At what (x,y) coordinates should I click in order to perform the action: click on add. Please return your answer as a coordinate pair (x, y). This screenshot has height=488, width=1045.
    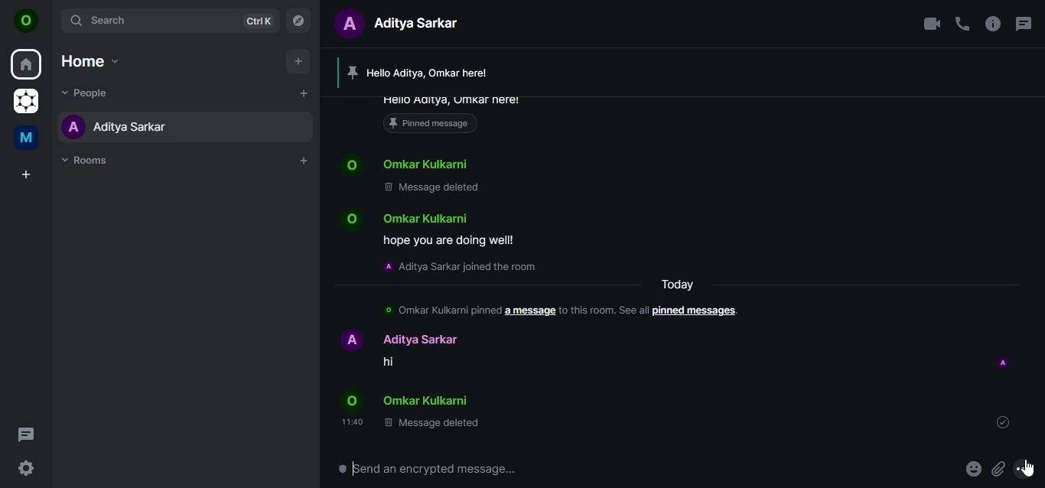
    Looking at the image, I should click on (297, 61).